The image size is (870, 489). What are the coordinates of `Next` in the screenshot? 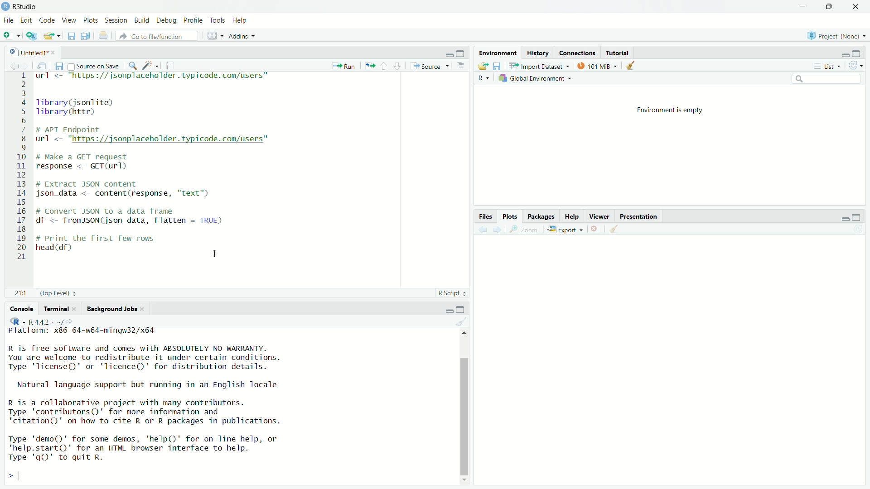 It's located at (25, 67).